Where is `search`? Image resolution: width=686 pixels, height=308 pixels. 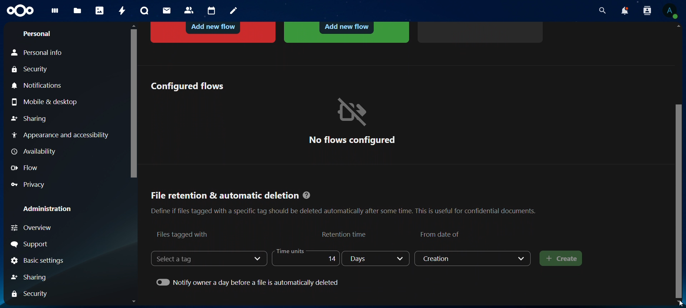 search is located at coordinates (601, 11).